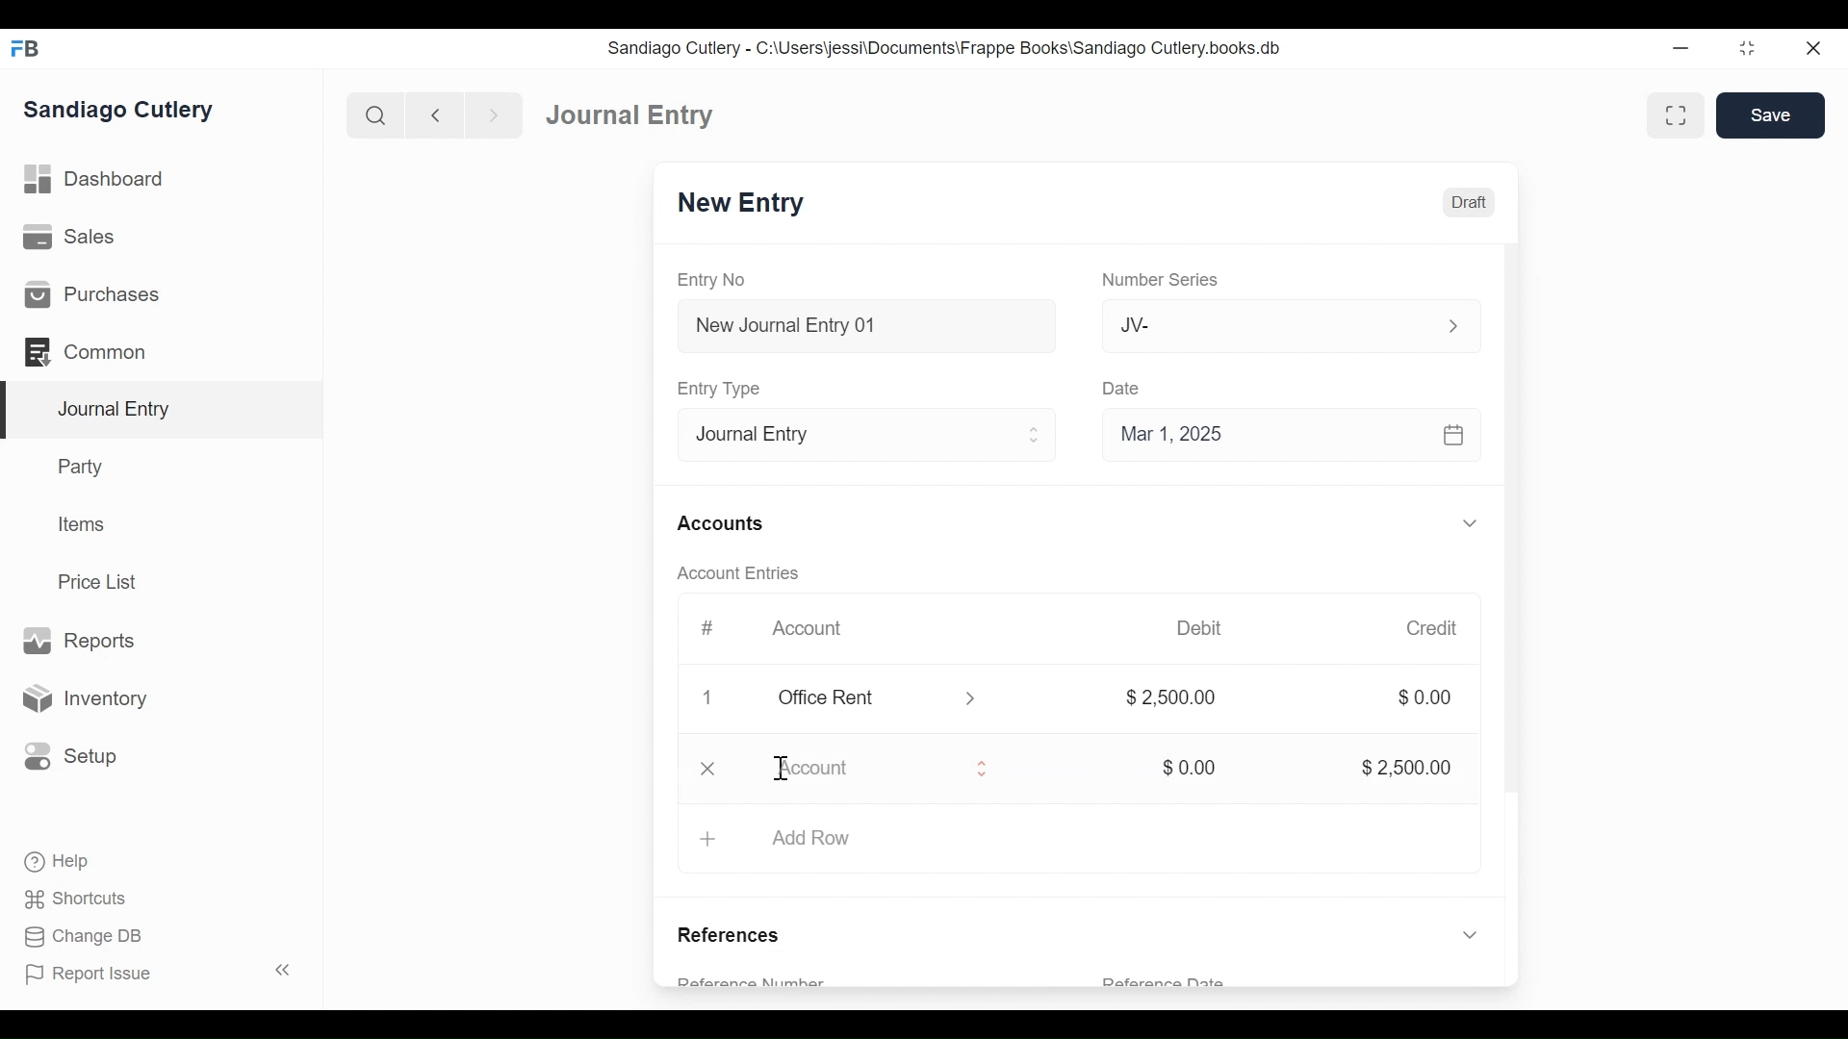 The image size is (1848, 1039). What do you see at coordinates (1076, 843) in the screenshot?
I see `Add Row` at bounding box center [1076, 843].